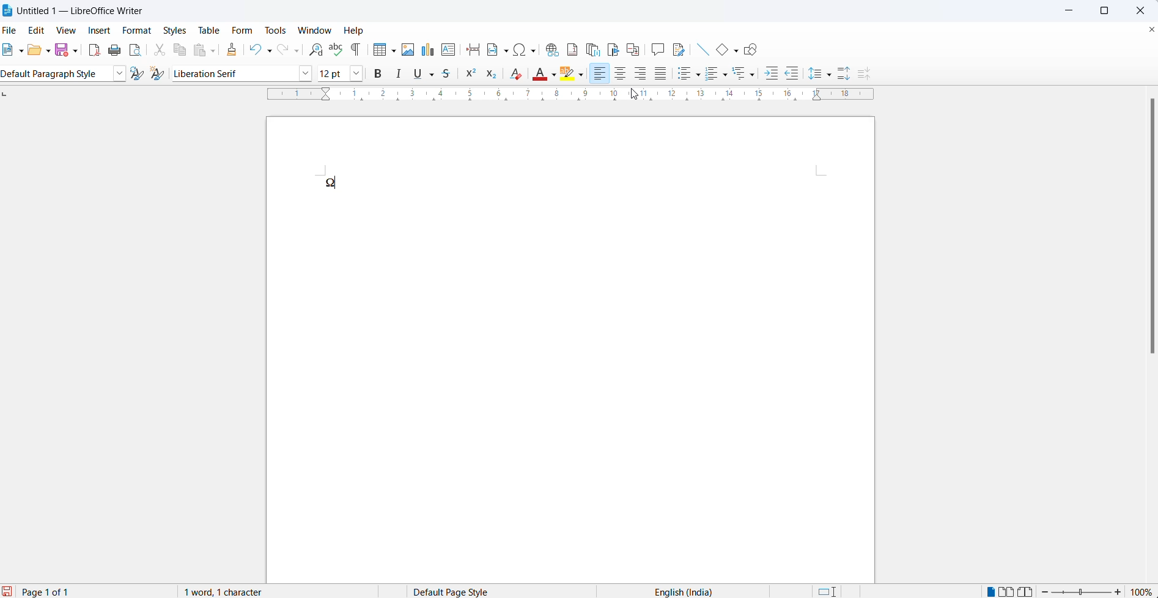 The height and width of the screenshot is (598, 1158). What do you see at coordinates (242, 31) in the screenshot?
I see `form` at bounding box center [242, 31].